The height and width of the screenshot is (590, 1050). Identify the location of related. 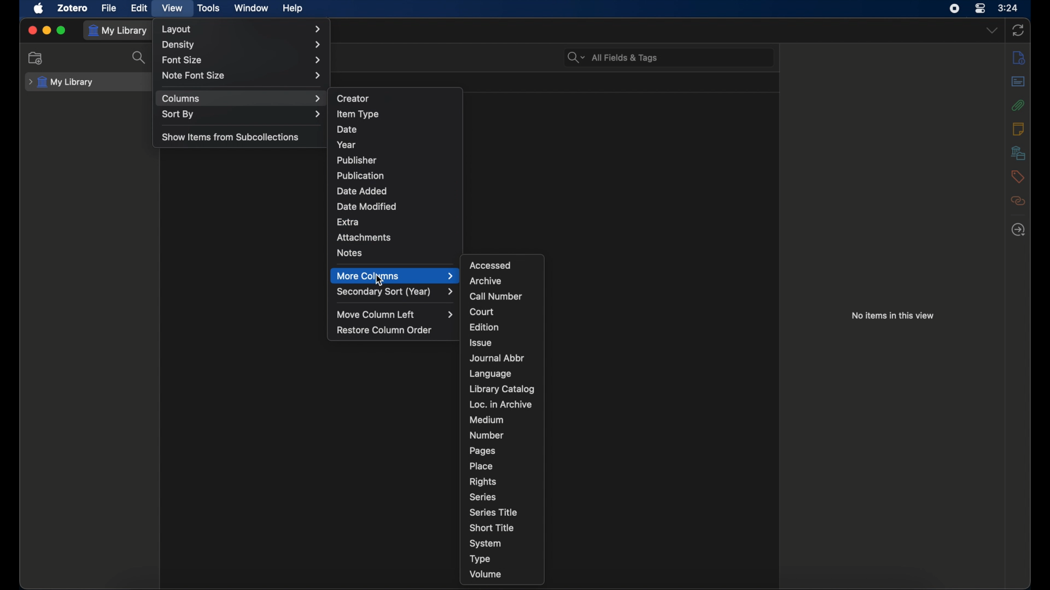
(1018, 201).